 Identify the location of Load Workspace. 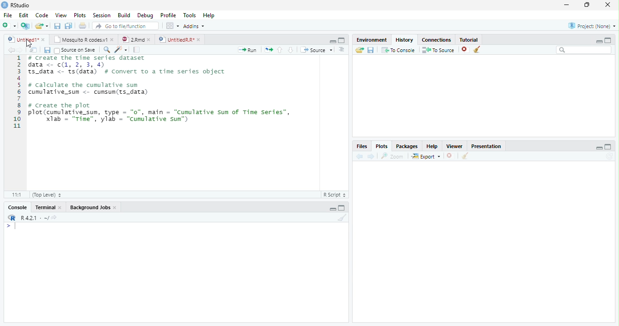
(361, 52).